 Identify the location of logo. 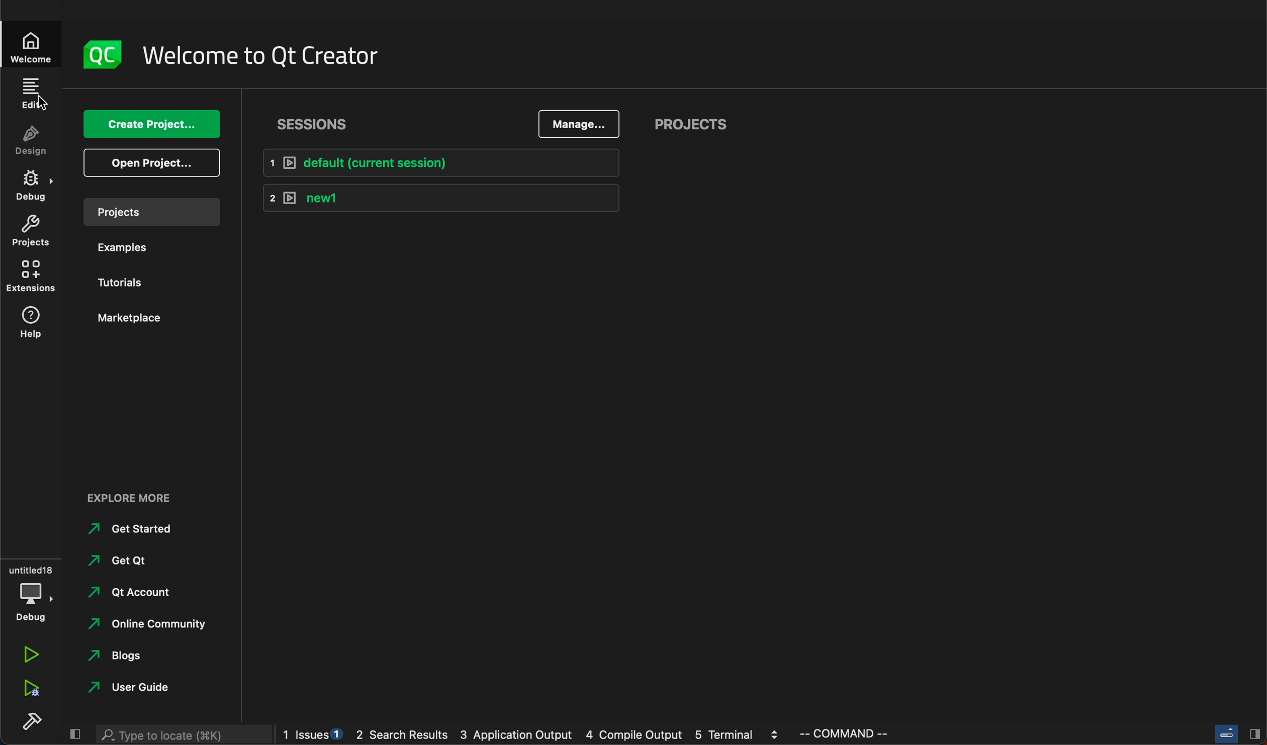
(103, 56).